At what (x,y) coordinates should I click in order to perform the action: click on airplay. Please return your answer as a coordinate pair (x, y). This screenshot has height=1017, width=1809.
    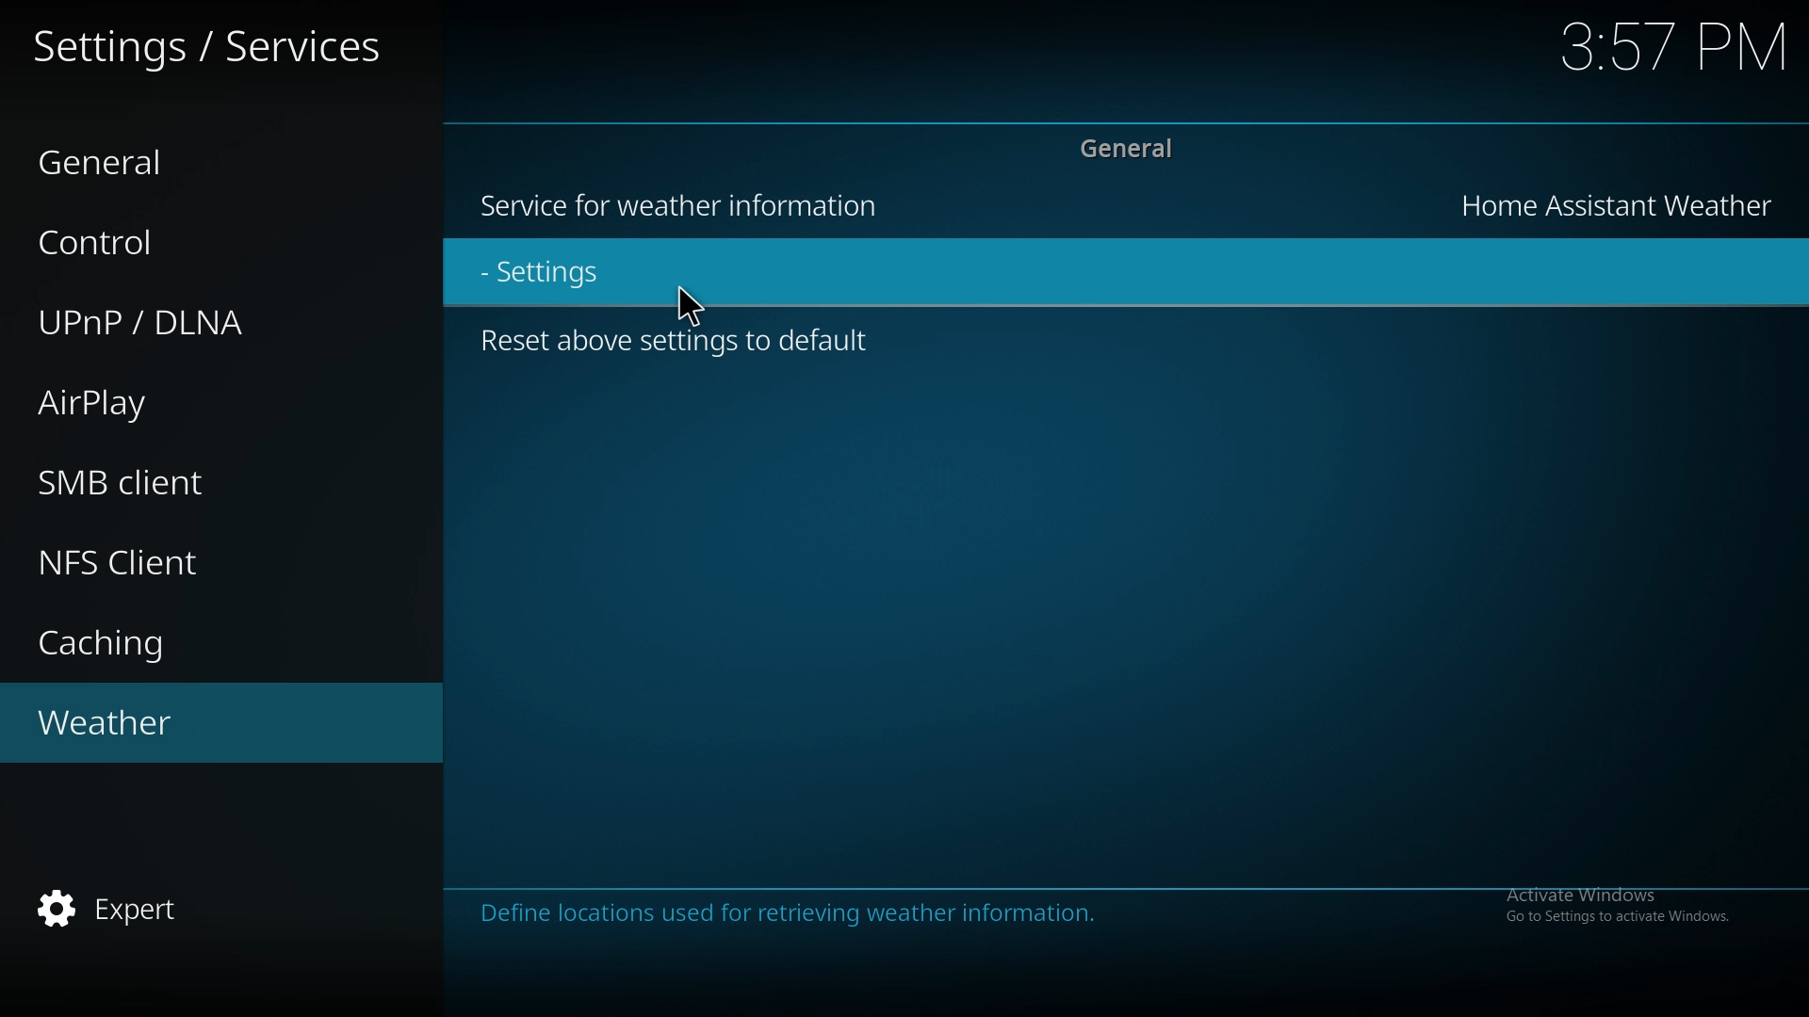
    Looking at the image, I should click on (183, 404).